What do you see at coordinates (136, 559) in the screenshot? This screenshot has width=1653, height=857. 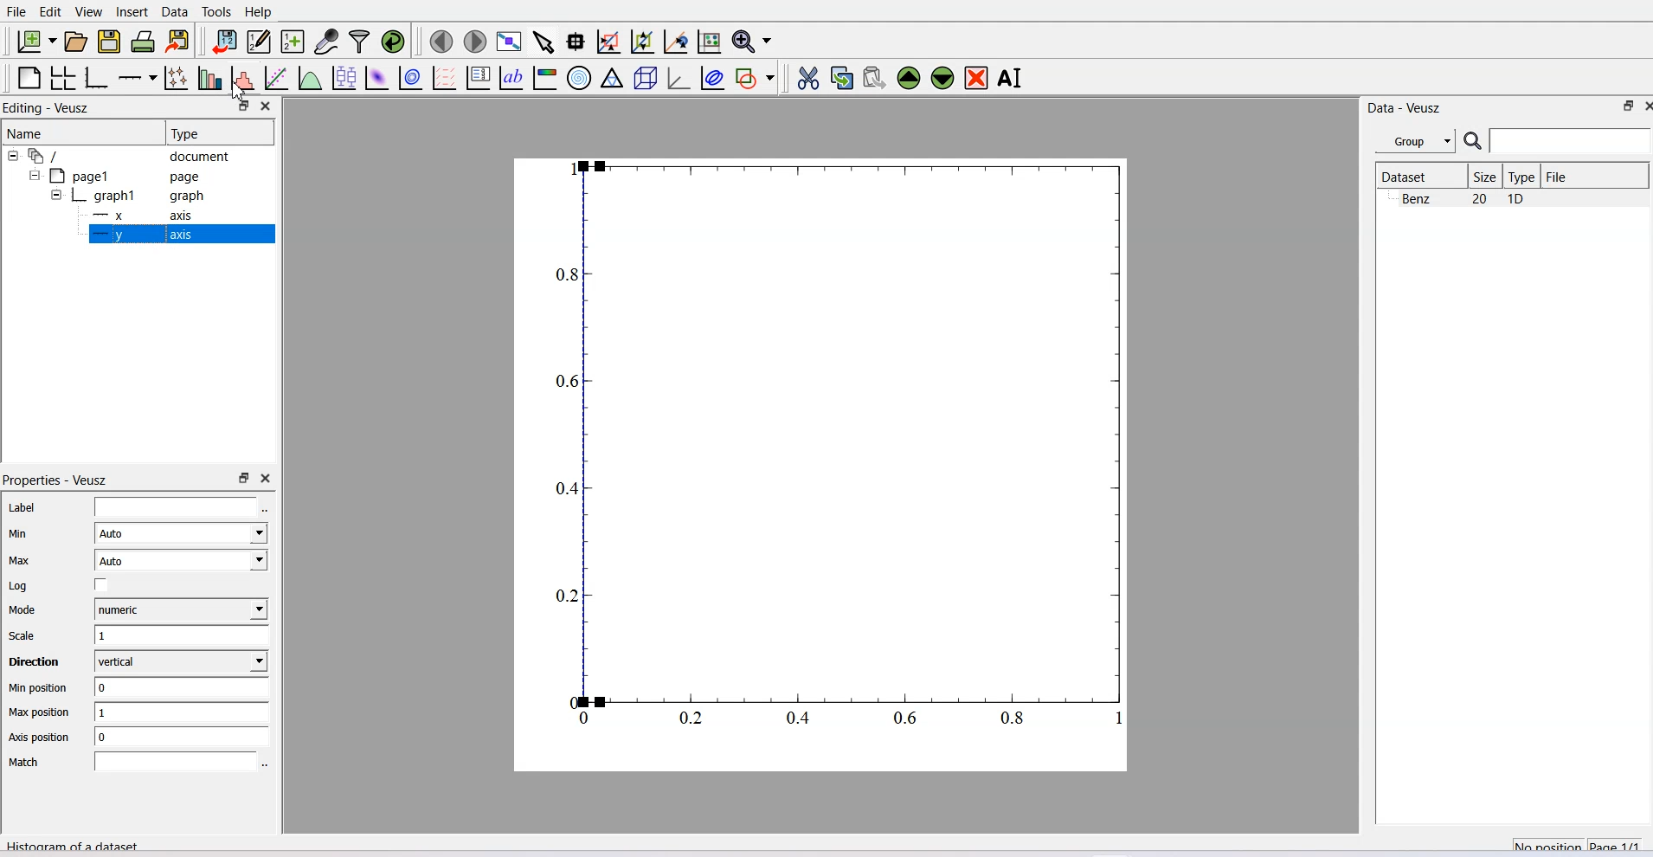 I see `Max` at bounding box center [136, 559].